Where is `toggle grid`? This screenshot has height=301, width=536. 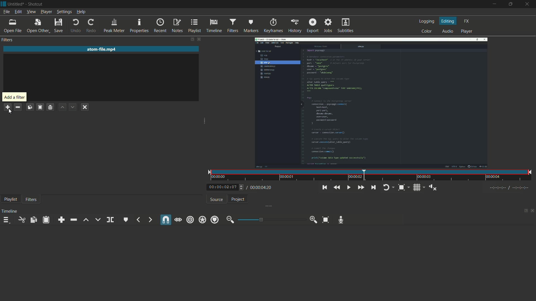 toggle grid is located at coordinates (419, 188).